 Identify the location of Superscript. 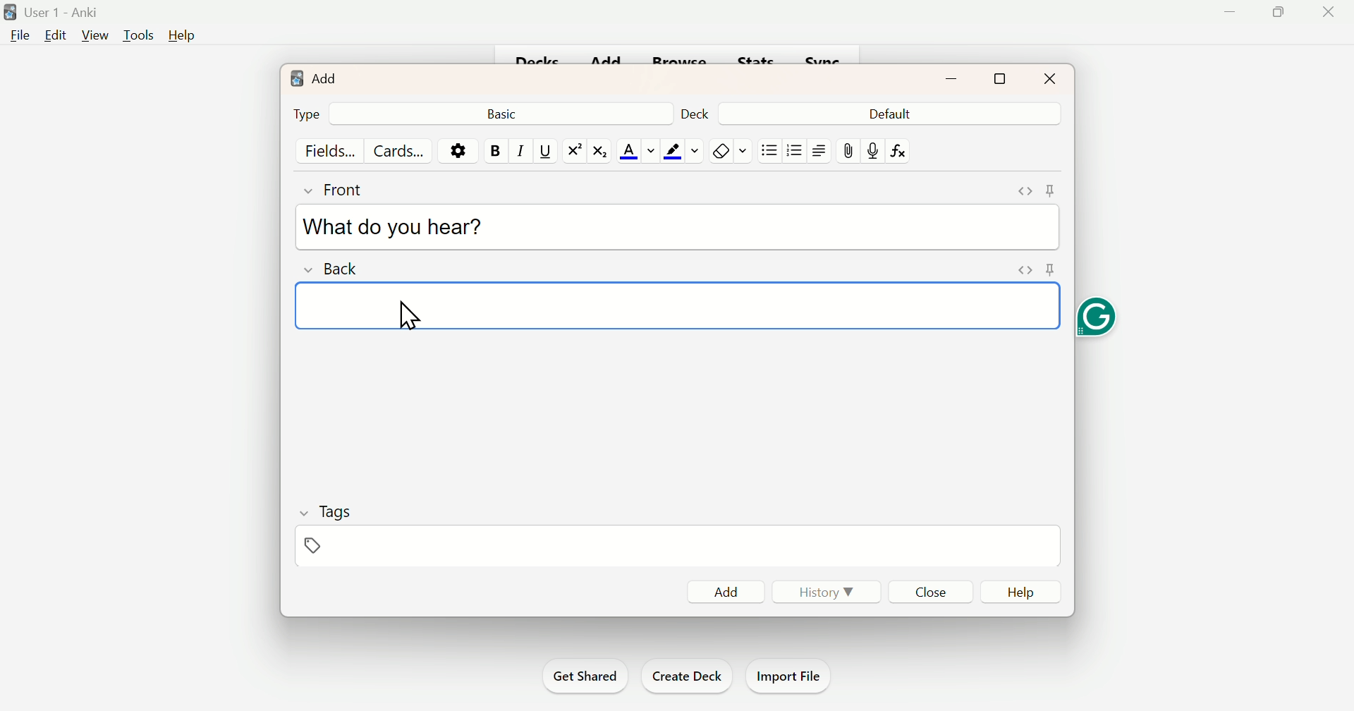
(571, 151).